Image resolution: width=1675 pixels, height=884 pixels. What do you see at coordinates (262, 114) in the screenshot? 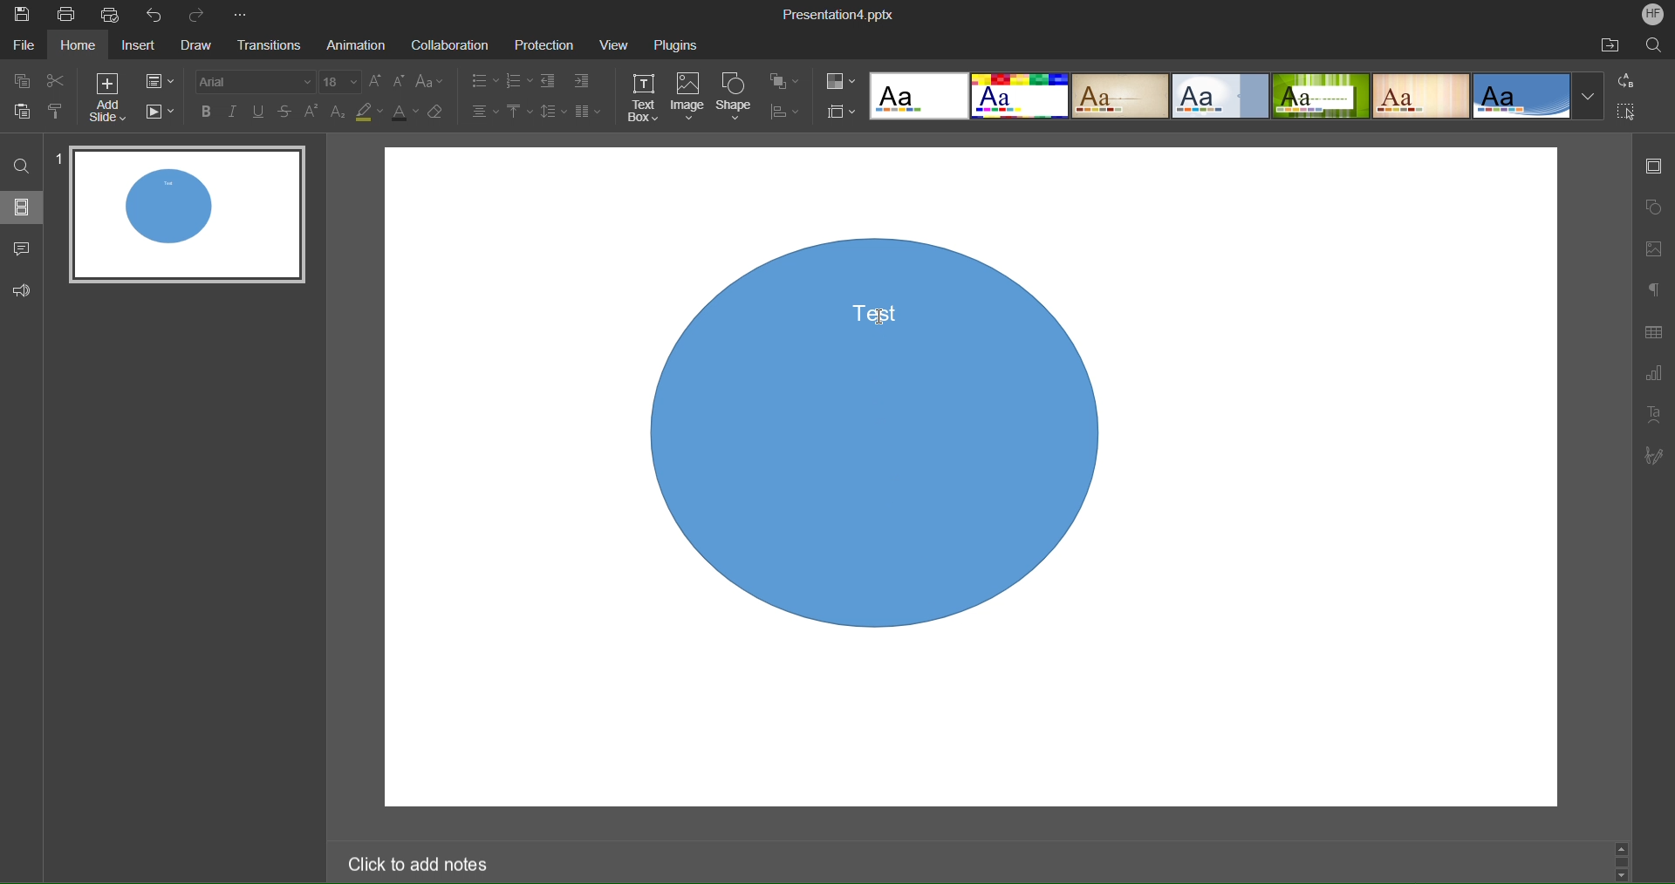
I see `Underline` at bounding box center [262, 114].